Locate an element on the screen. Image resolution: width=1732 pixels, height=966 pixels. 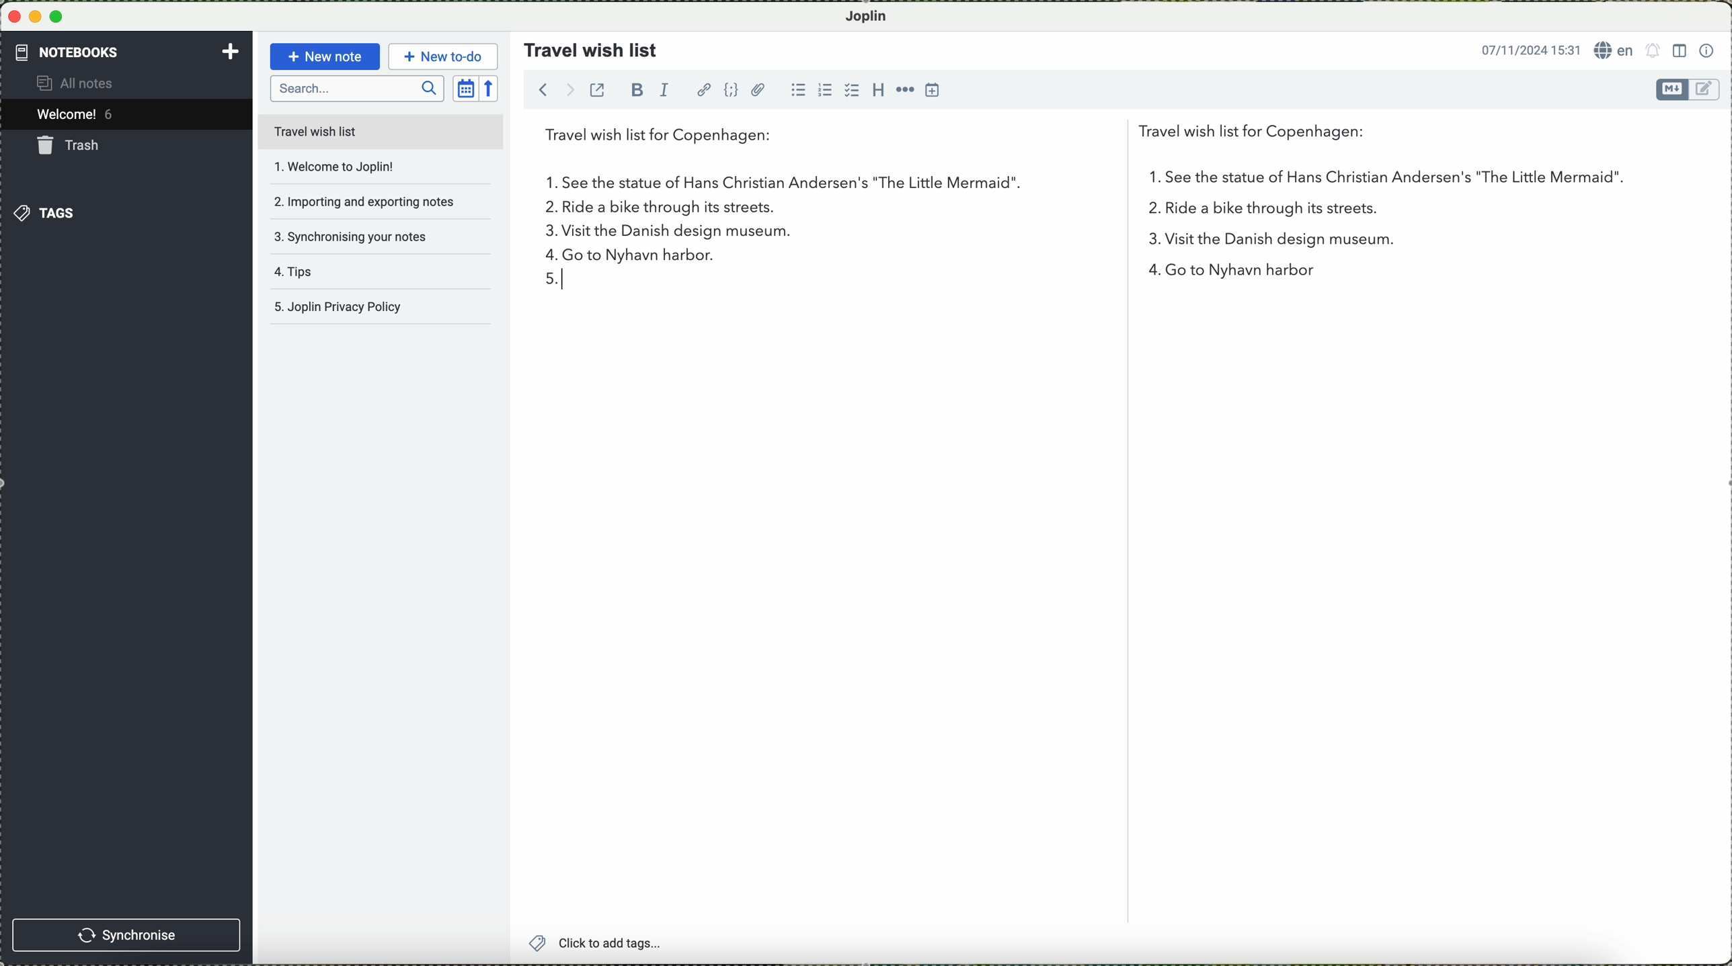
synchronise button is located at coordinates (128, 934).